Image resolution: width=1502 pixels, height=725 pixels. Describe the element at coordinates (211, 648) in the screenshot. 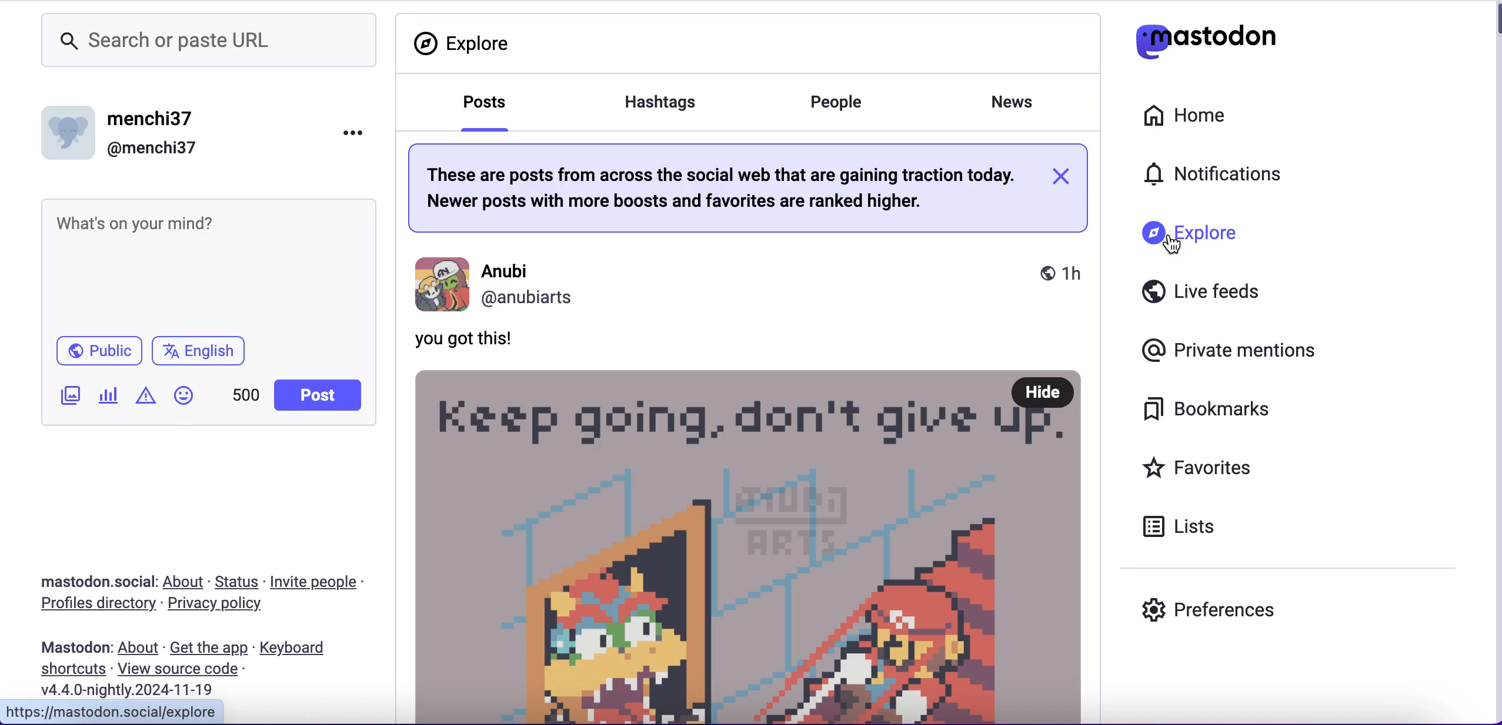

I see `get the app` at that location.